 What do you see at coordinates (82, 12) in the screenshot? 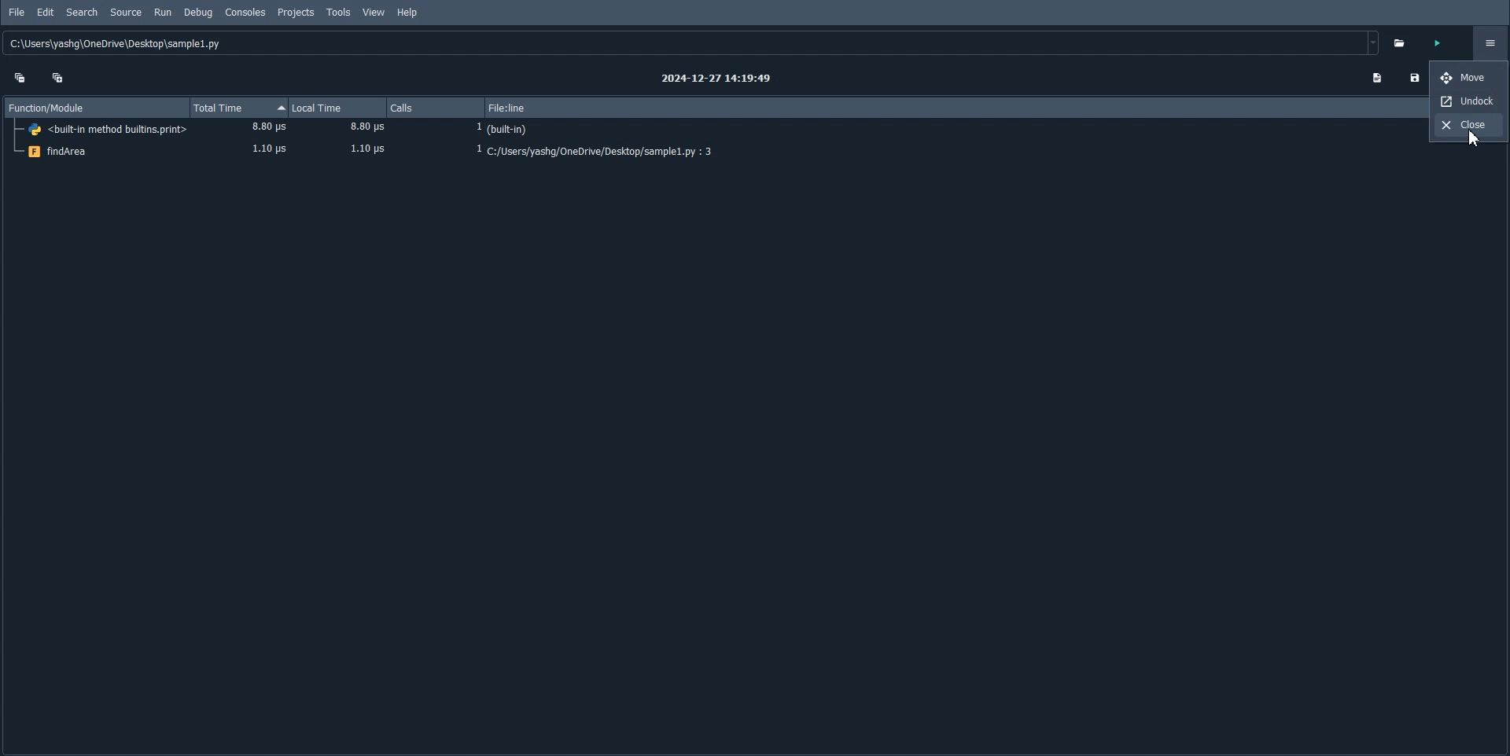
I see `Search` at bounding box center [82, 12].